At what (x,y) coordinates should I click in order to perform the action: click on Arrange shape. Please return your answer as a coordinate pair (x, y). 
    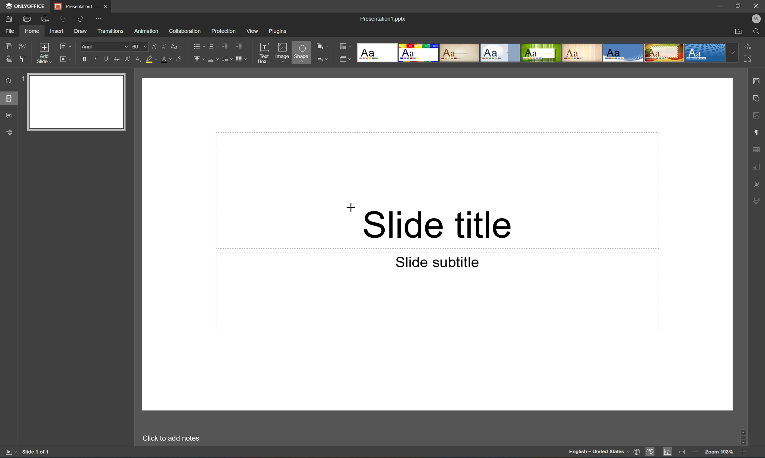
    Looking at the image, I should click on (322, 47).